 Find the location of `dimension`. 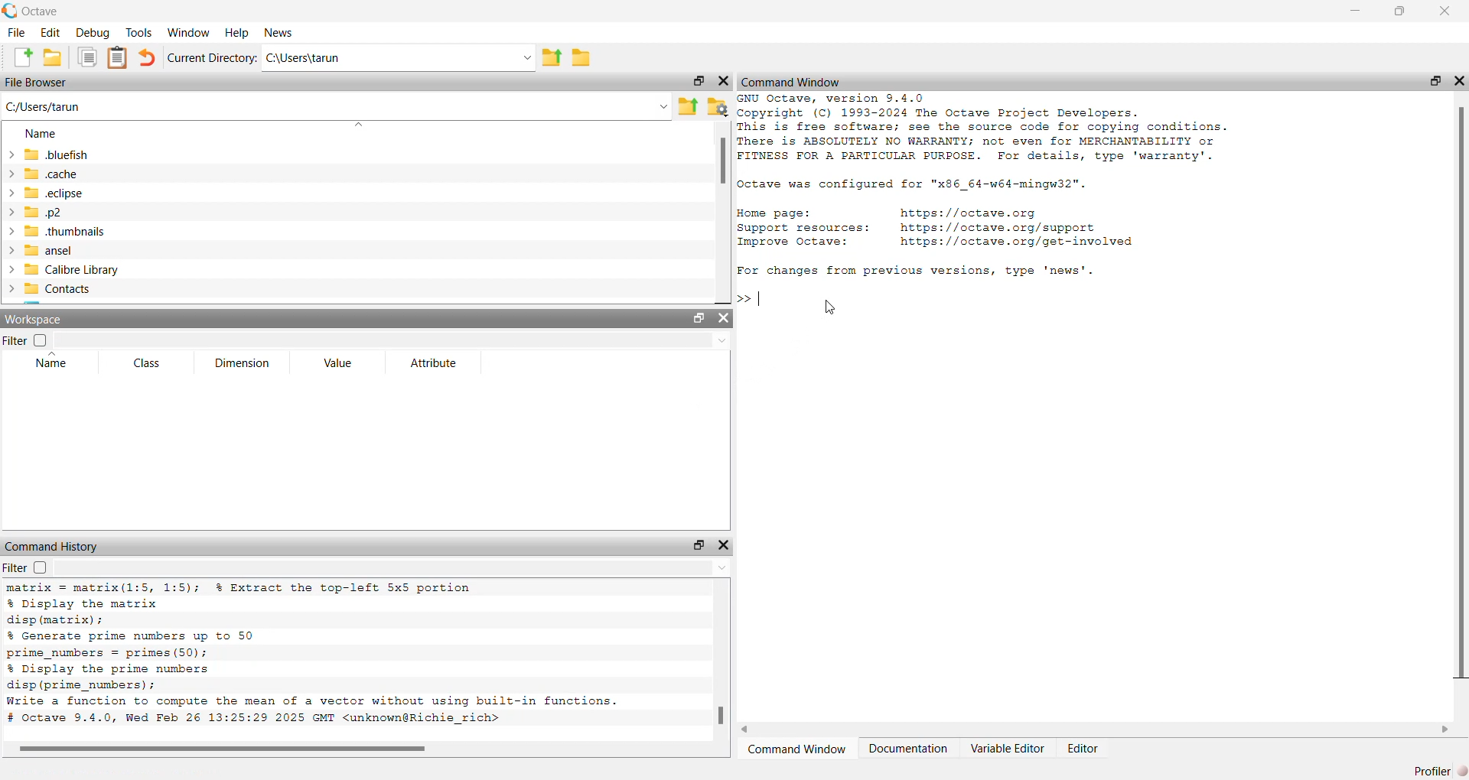

dimension is located at coordinates (242, 362).